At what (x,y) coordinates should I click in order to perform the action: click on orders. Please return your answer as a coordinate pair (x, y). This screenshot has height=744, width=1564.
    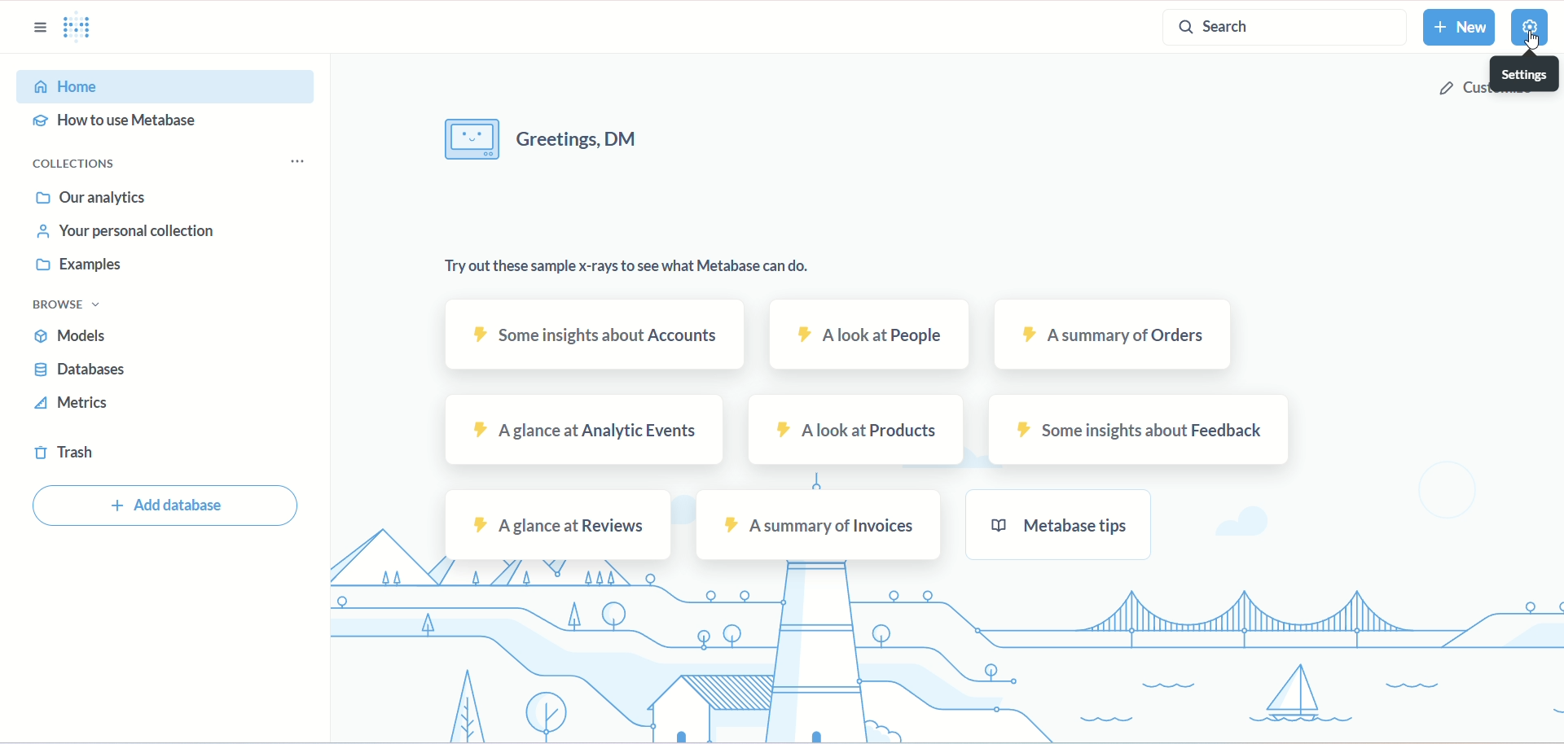
    Looking at the image, I should click on (1114, 335).